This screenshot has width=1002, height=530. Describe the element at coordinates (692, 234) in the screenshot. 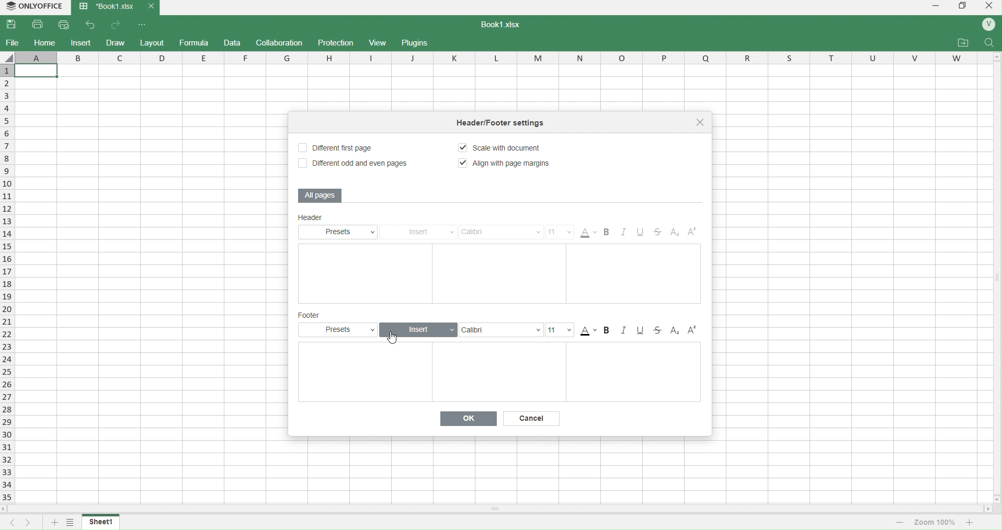

I see `Superscript` at that location.